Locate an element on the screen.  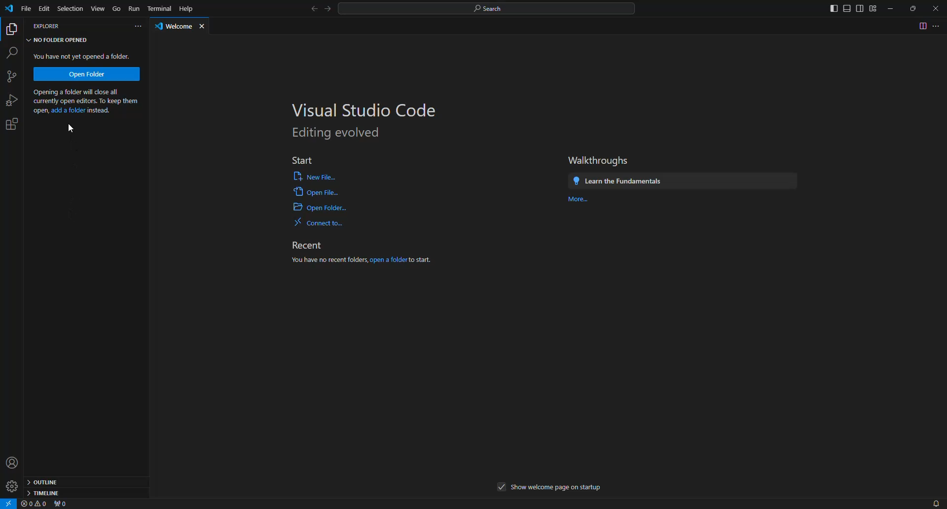
more actions is located at coordinates (938, 26).